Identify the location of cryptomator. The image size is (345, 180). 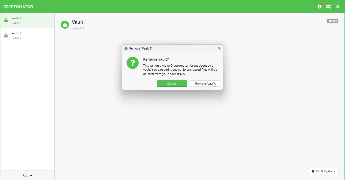
(19, 7).